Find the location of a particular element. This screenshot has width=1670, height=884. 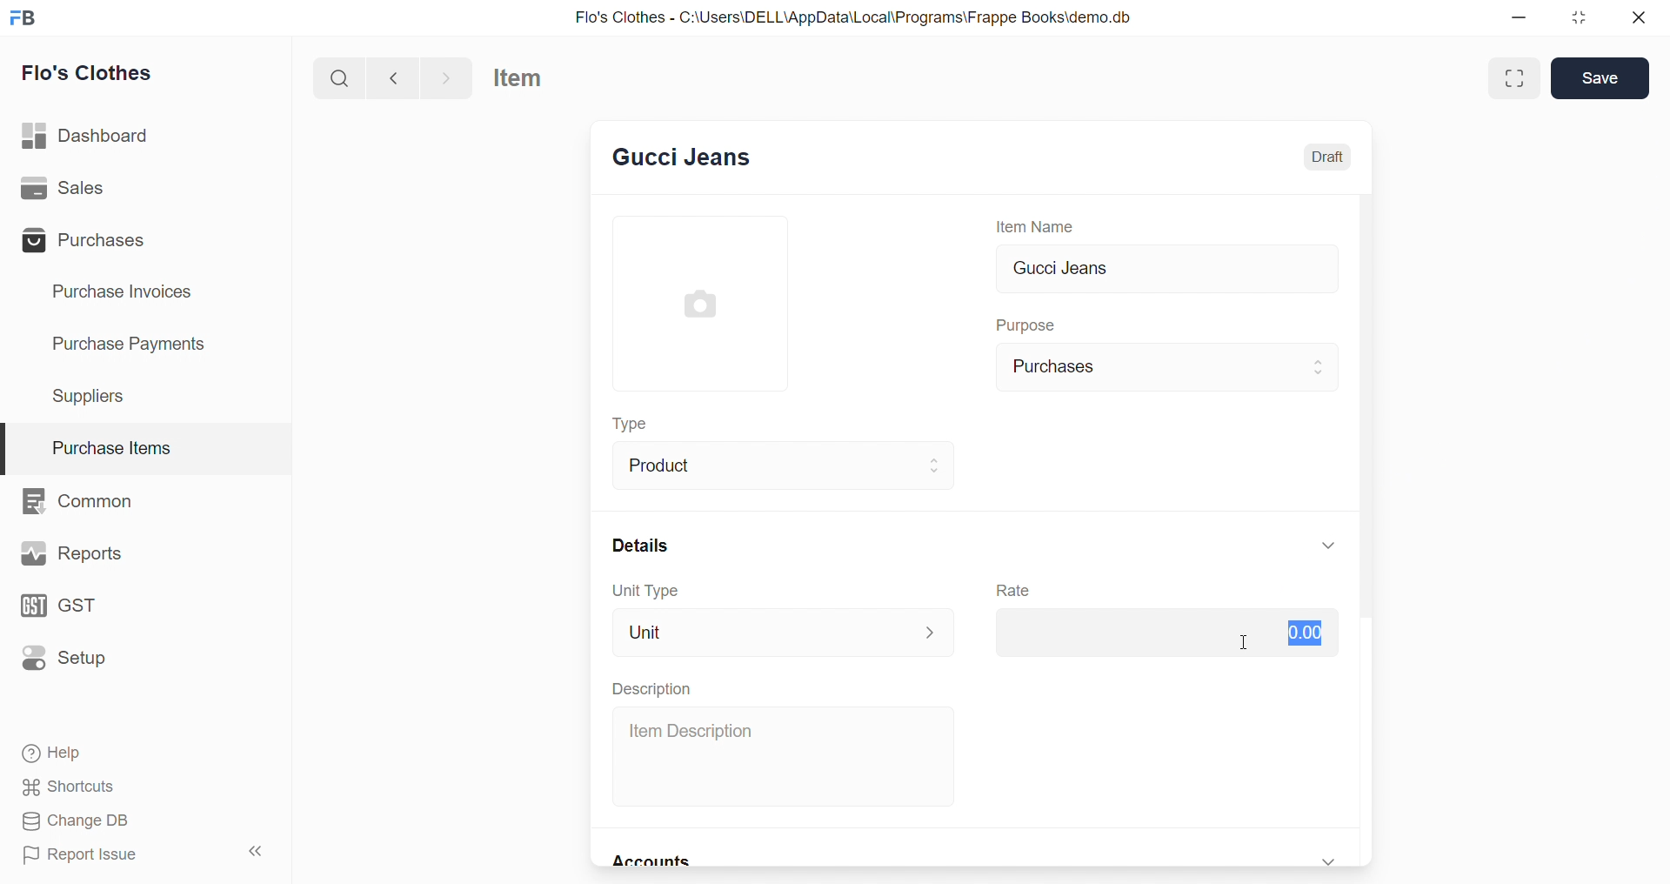

minimize is located at coordinates (1526, 17).